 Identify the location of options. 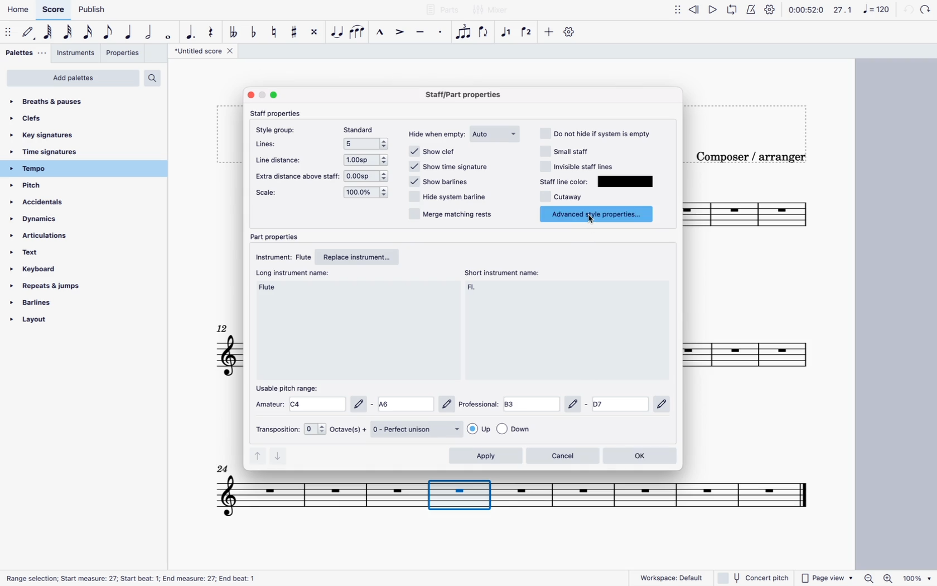
(368, 177).